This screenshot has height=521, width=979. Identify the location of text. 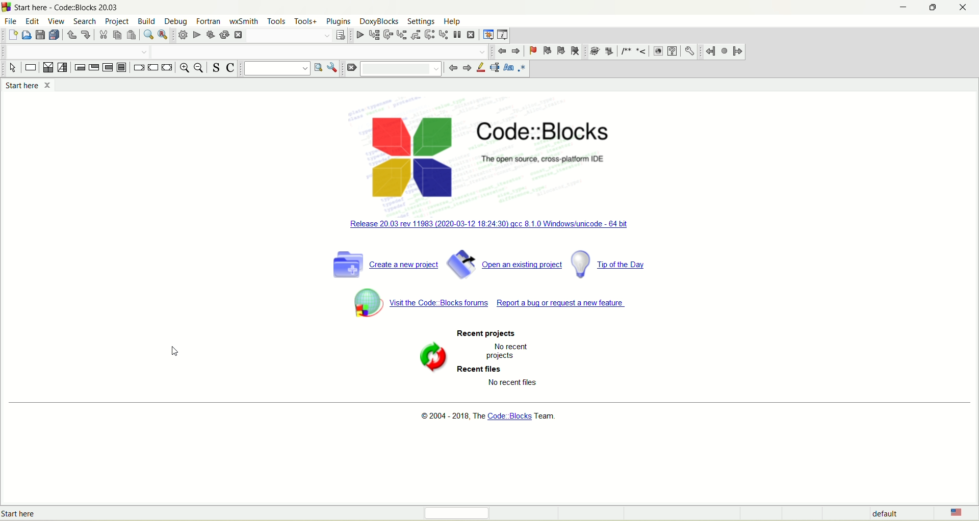
(520, 383).